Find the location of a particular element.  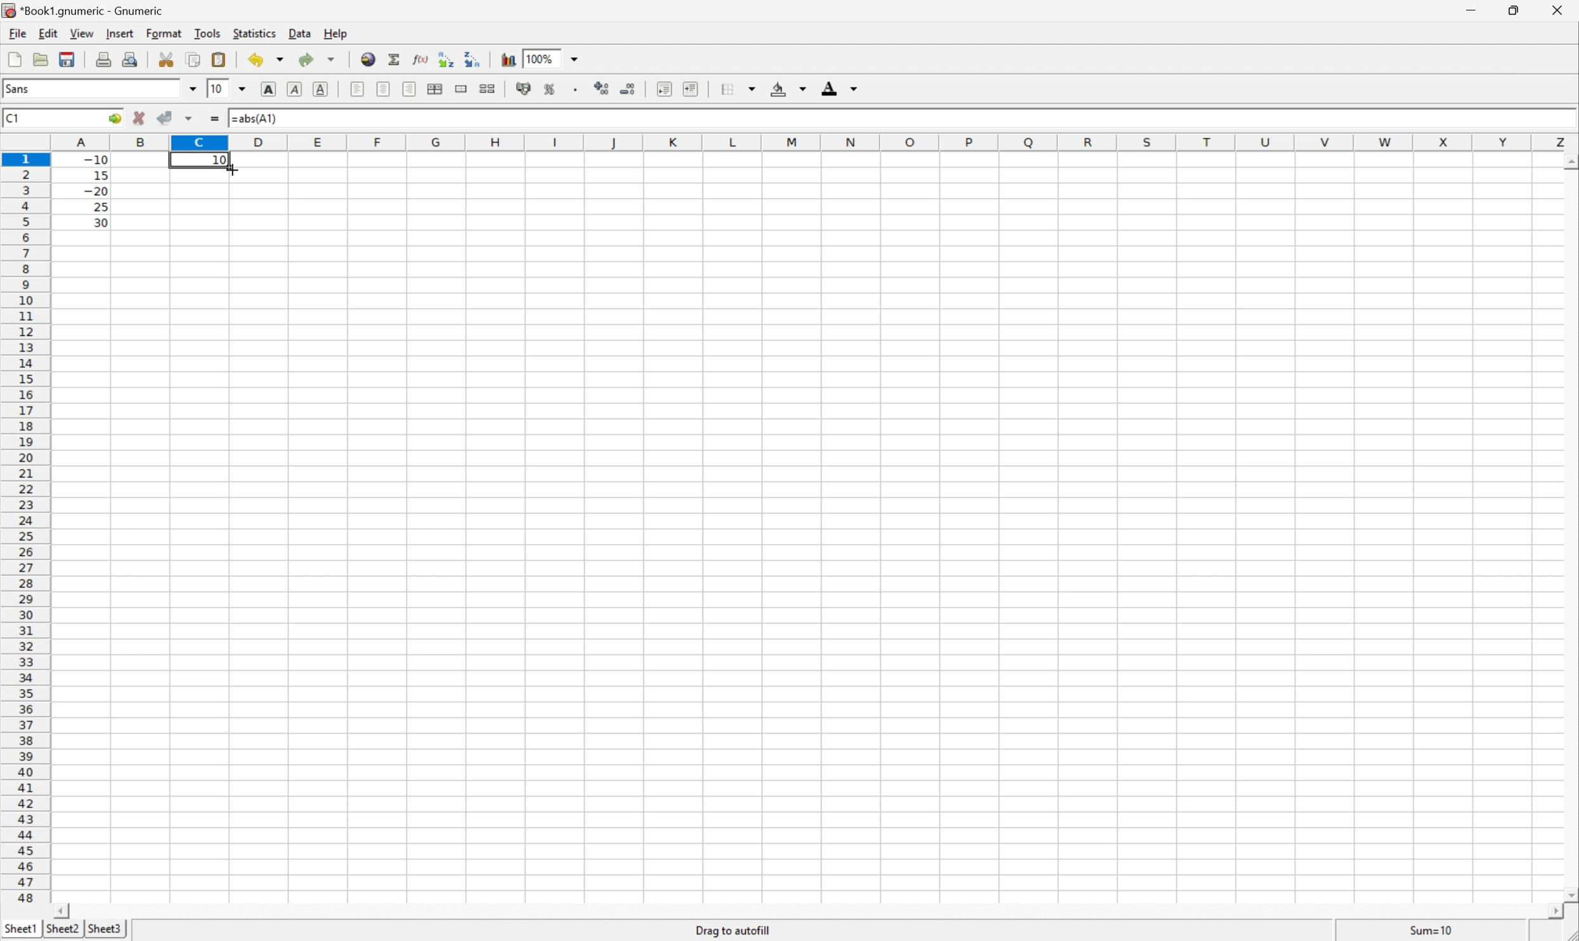

Cursor is located at coordinates (234, 169).